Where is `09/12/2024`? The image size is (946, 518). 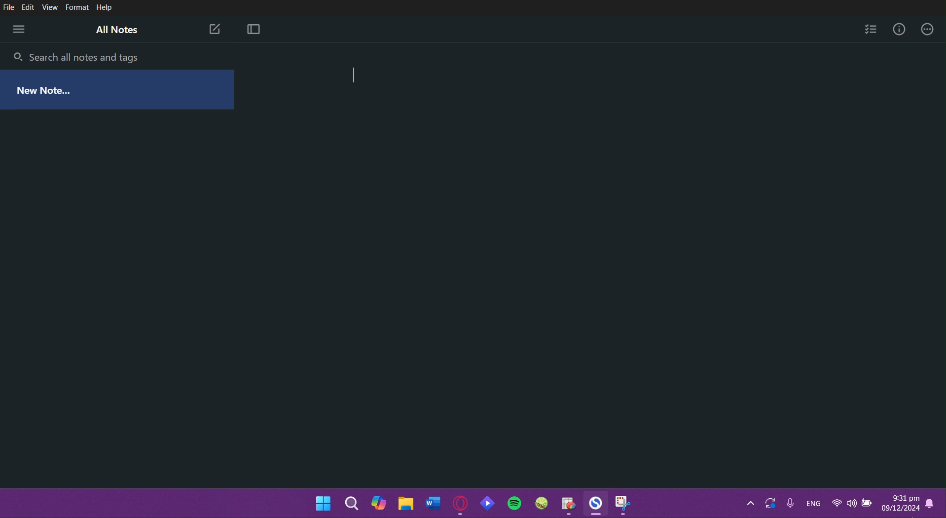
09/12/2024 is located at coordinates (902, 509).